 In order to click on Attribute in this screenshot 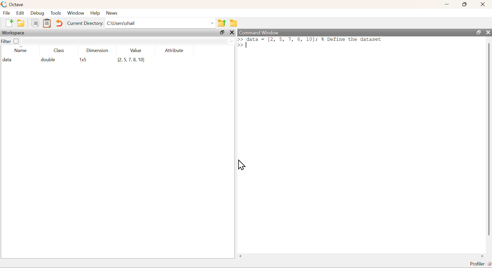, I will do `click(175, 50)`.